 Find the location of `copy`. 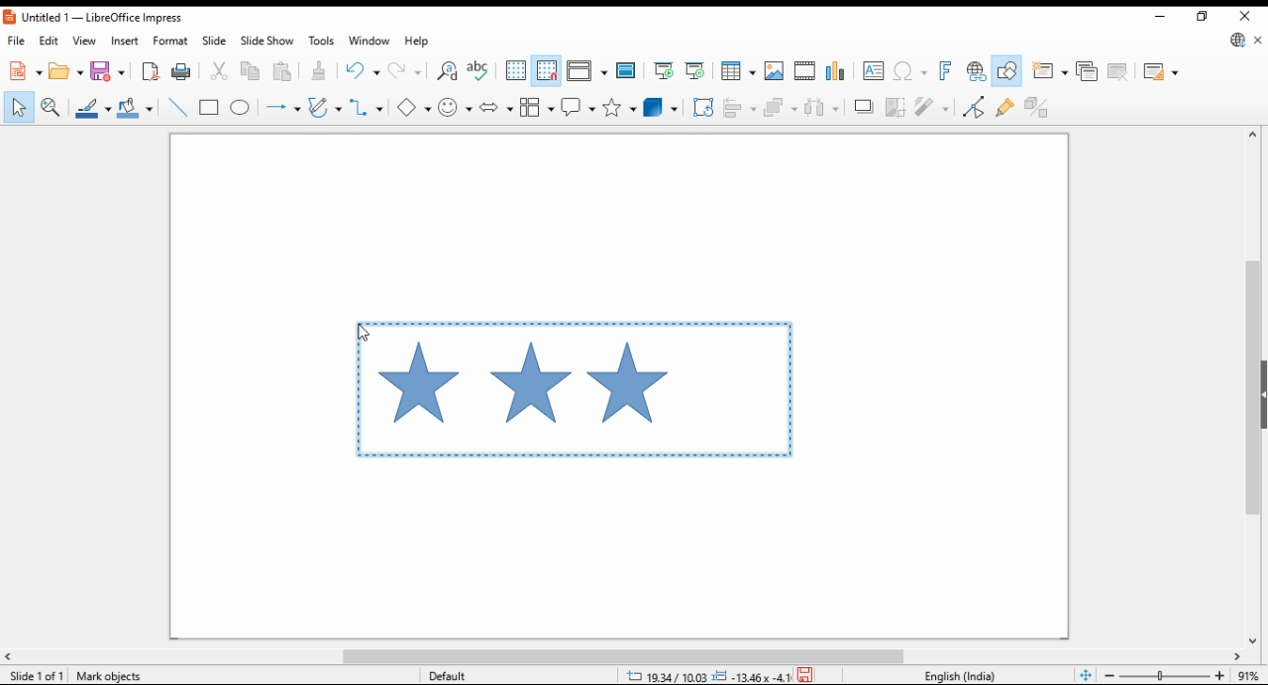

copy is located at coordinates (255, 71).